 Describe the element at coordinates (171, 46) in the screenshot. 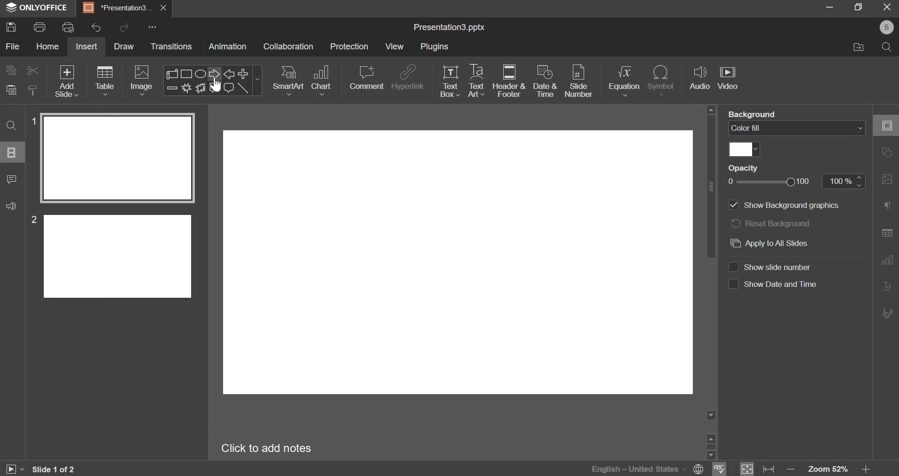

I see `transitions` at that location.